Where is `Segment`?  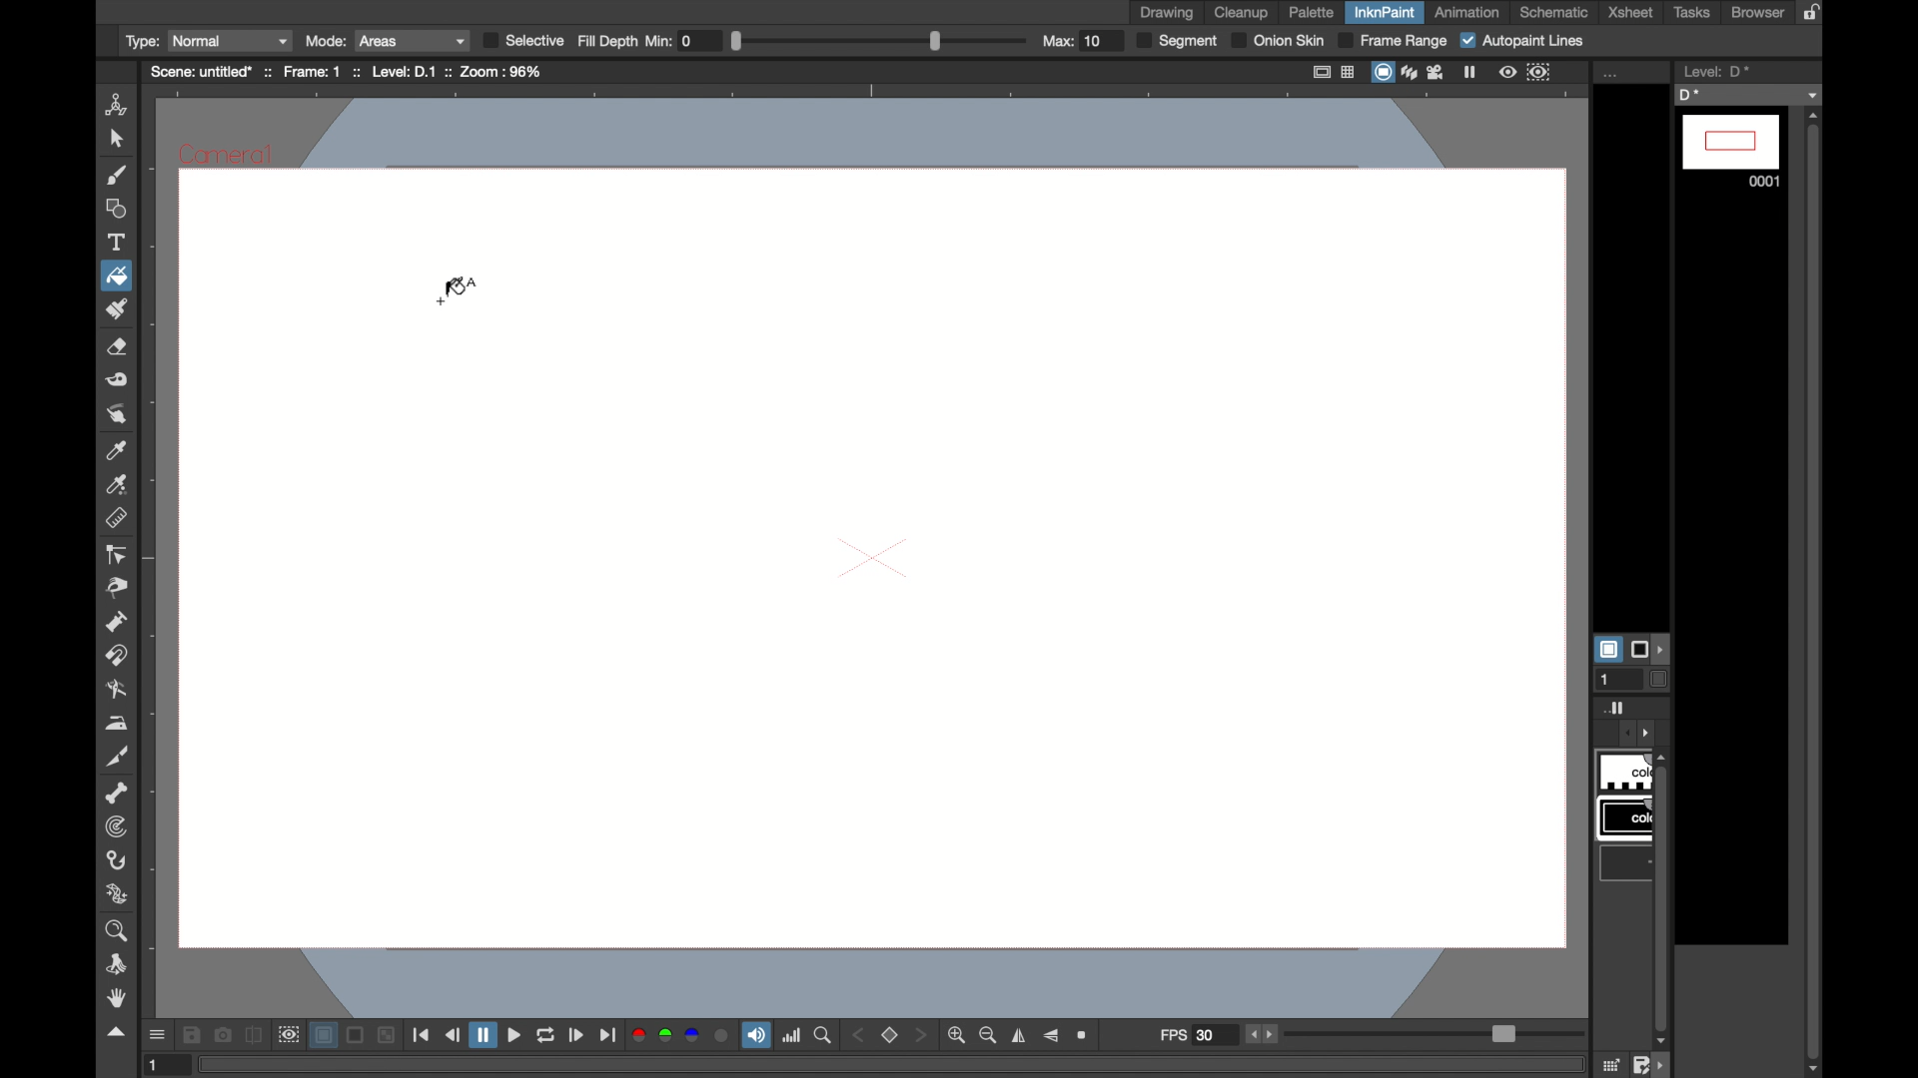 Segment is located at coordinates (1180, 42).